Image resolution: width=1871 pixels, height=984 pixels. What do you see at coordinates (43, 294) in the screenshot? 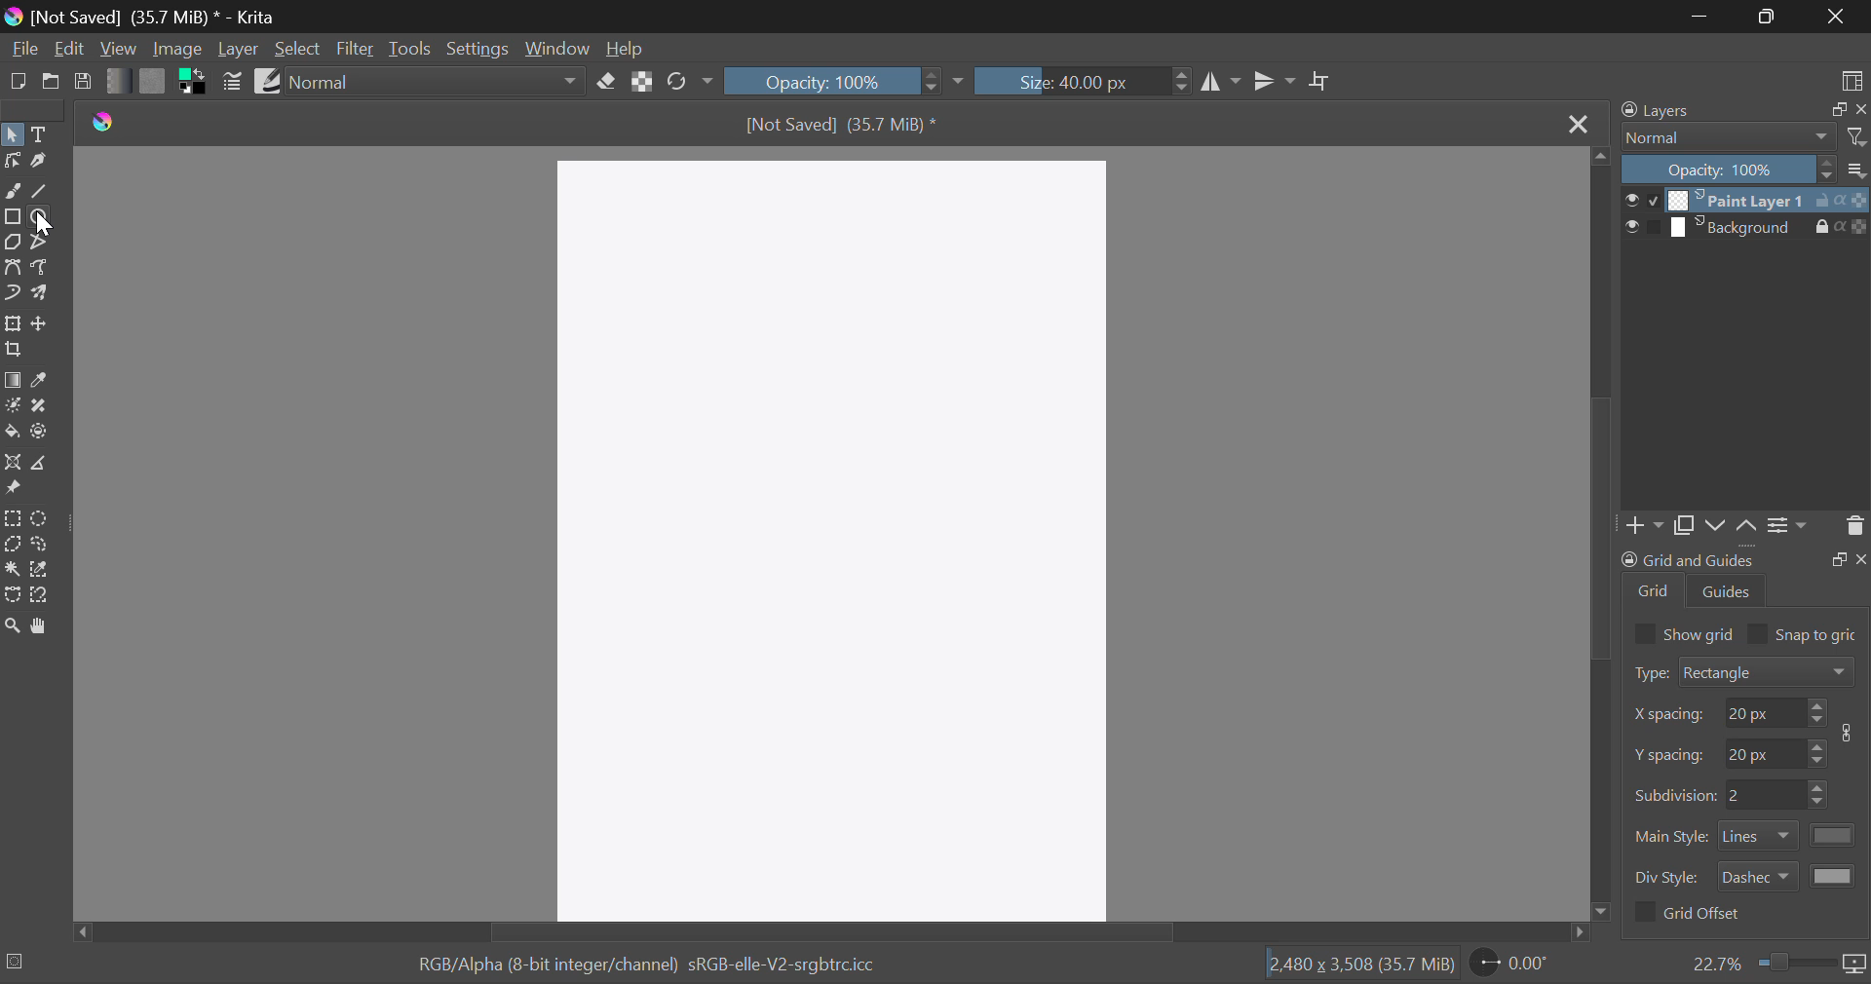
I see `Multibrush Tool` at bounding box center [43, 294].